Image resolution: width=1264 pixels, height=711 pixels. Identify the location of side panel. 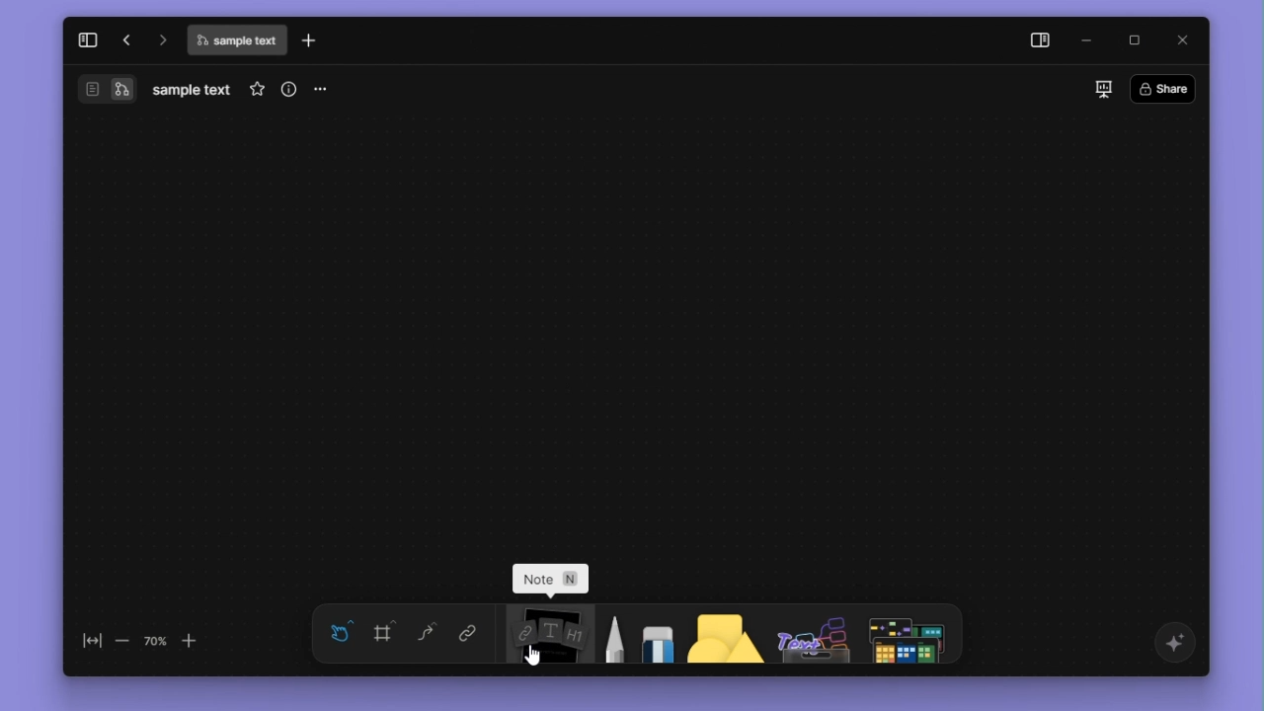
(1037, 40).